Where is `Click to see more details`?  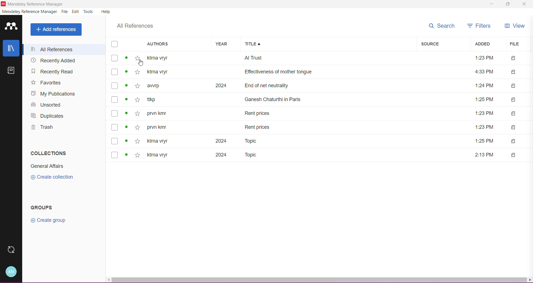 Click to see more details is located at coordinates (126, 71).